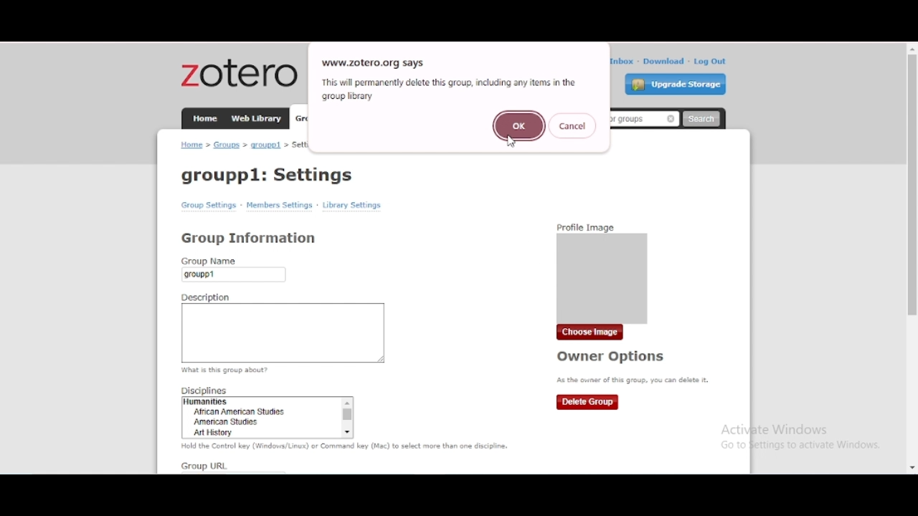 Image resolution: width=918 pixels, height=516 pixels. I want to click on home, so click(205, 118).